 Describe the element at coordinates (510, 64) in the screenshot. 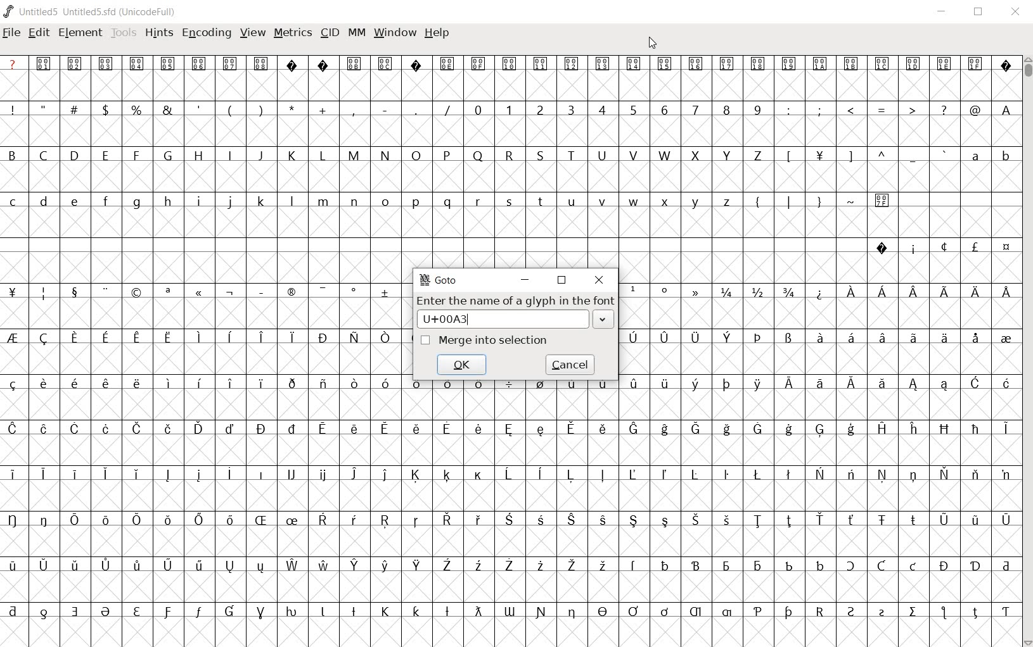

I see `Symbol` at that location.